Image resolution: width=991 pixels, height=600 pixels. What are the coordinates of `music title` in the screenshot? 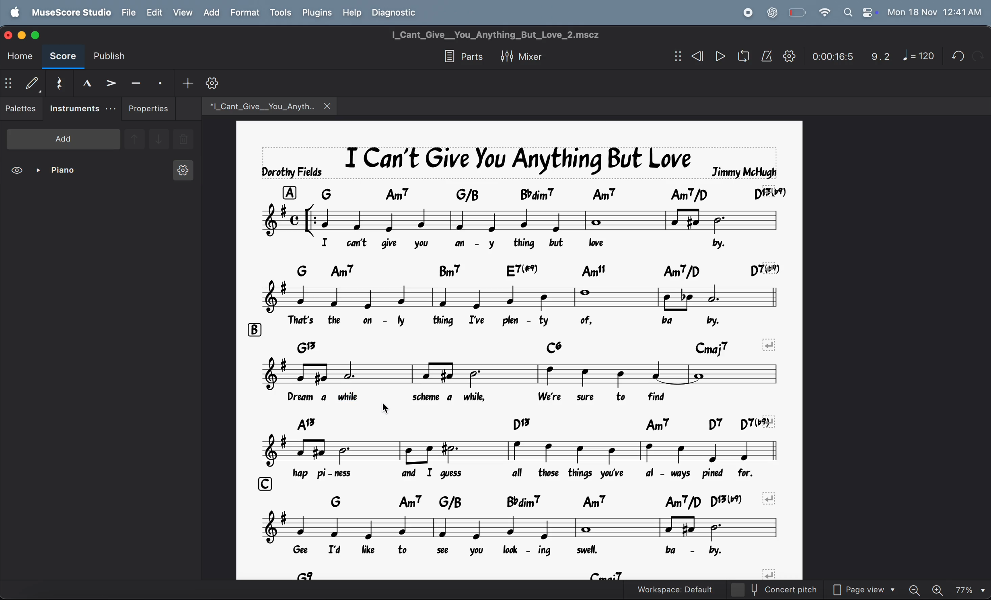 It's located at (518, 163).